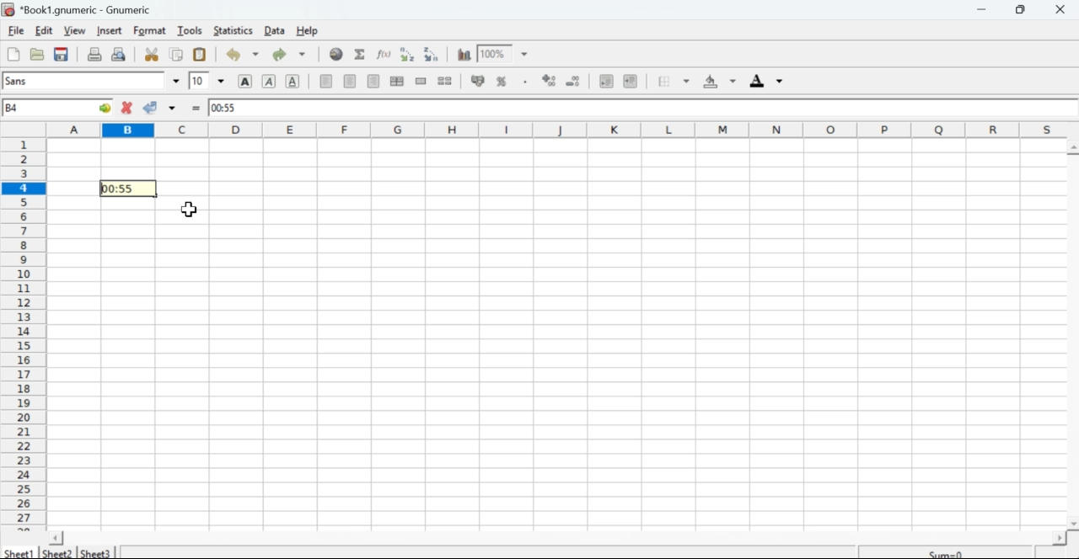 The height and width of the screenshot is (559, 1079). I want to click on Paste, so click(201, 56).